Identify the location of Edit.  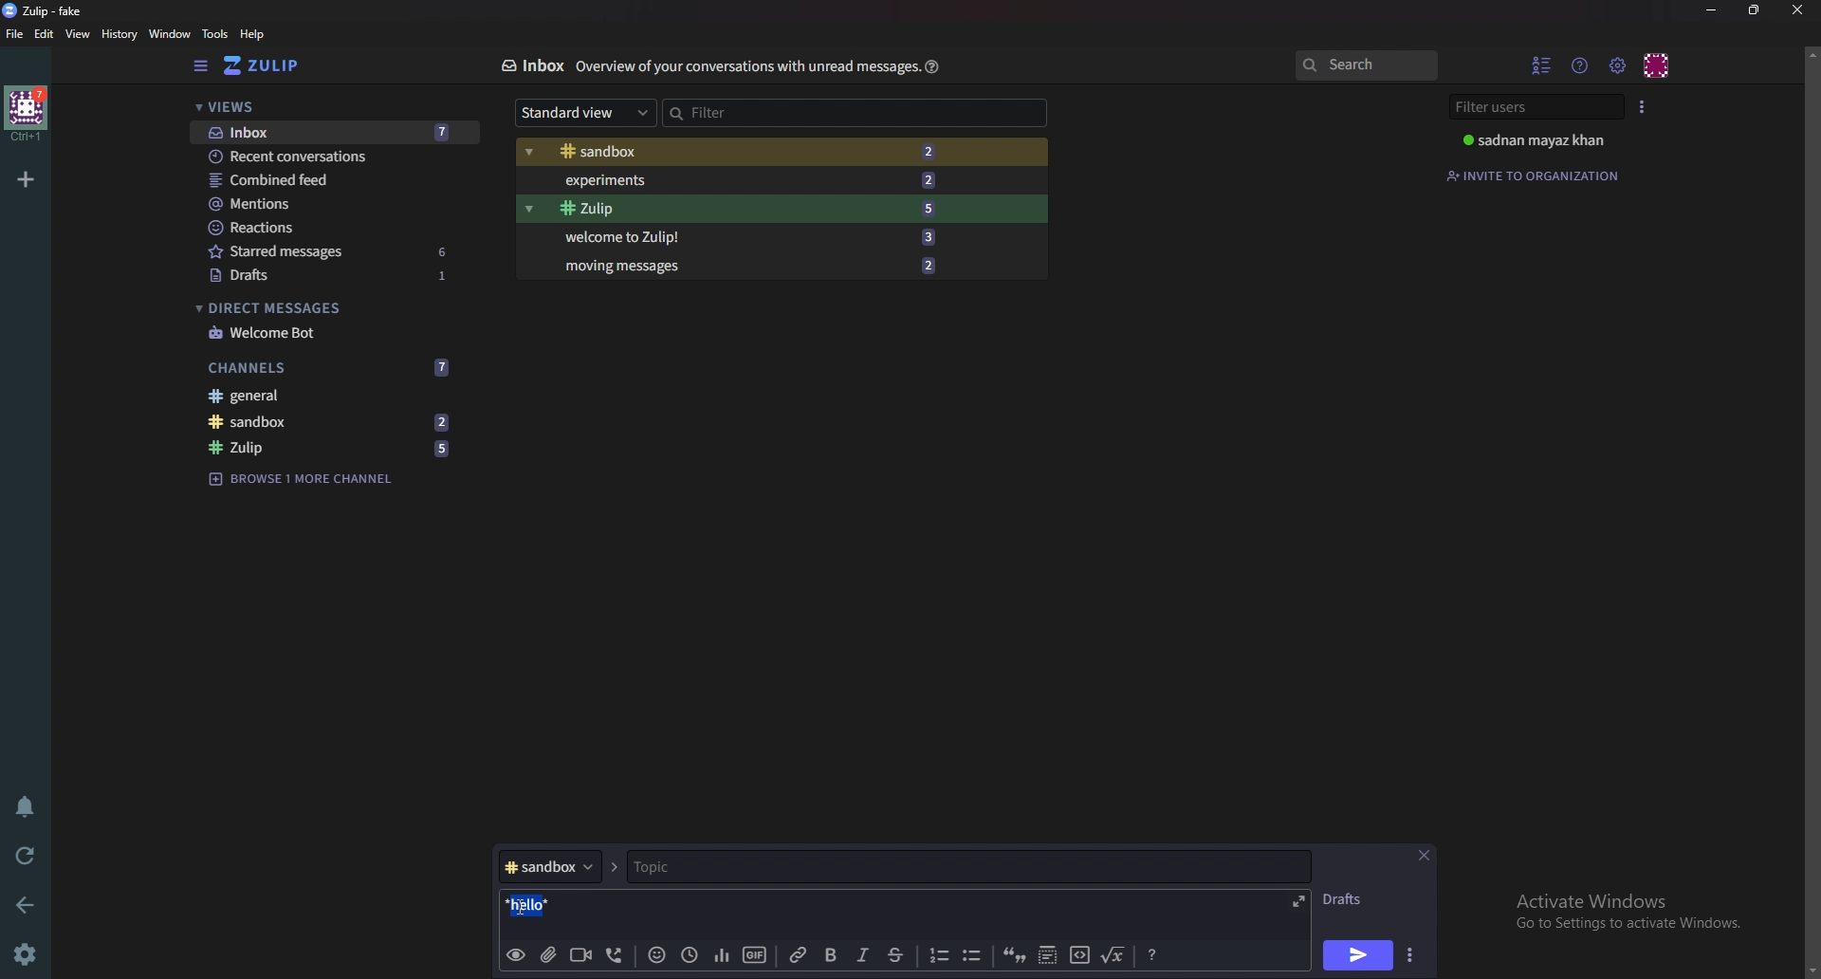
(45, 37).